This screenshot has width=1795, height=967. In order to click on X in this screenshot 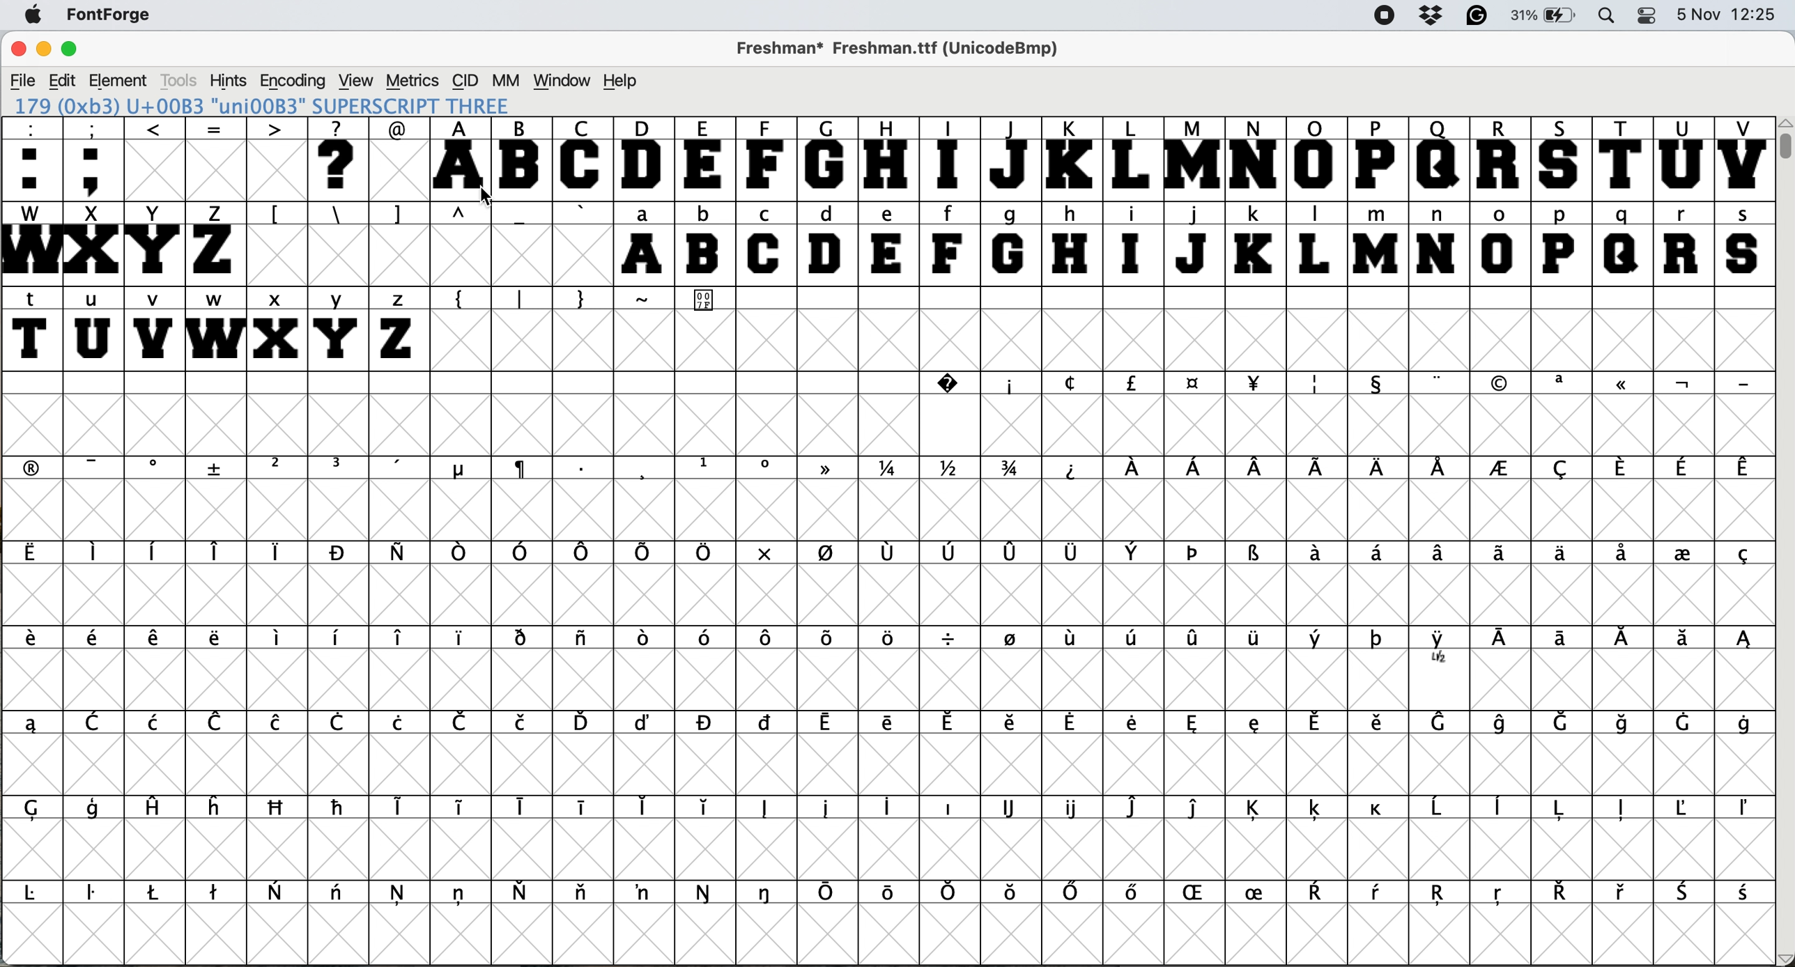, I will do `click(93, 244)`.